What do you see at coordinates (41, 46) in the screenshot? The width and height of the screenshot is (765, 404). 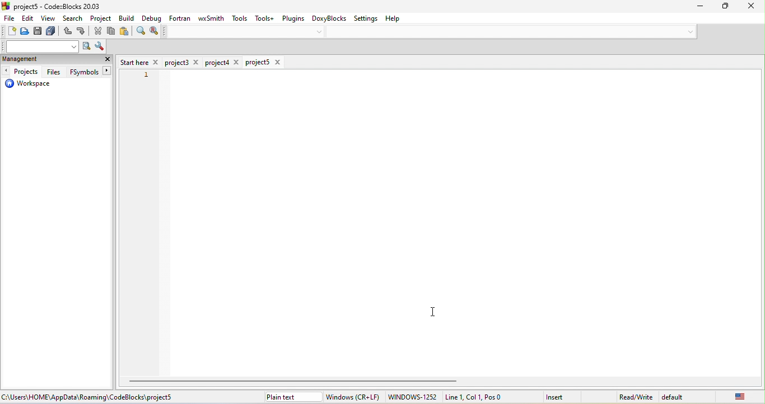 I see `text to search` at bounding box center [41, 46].